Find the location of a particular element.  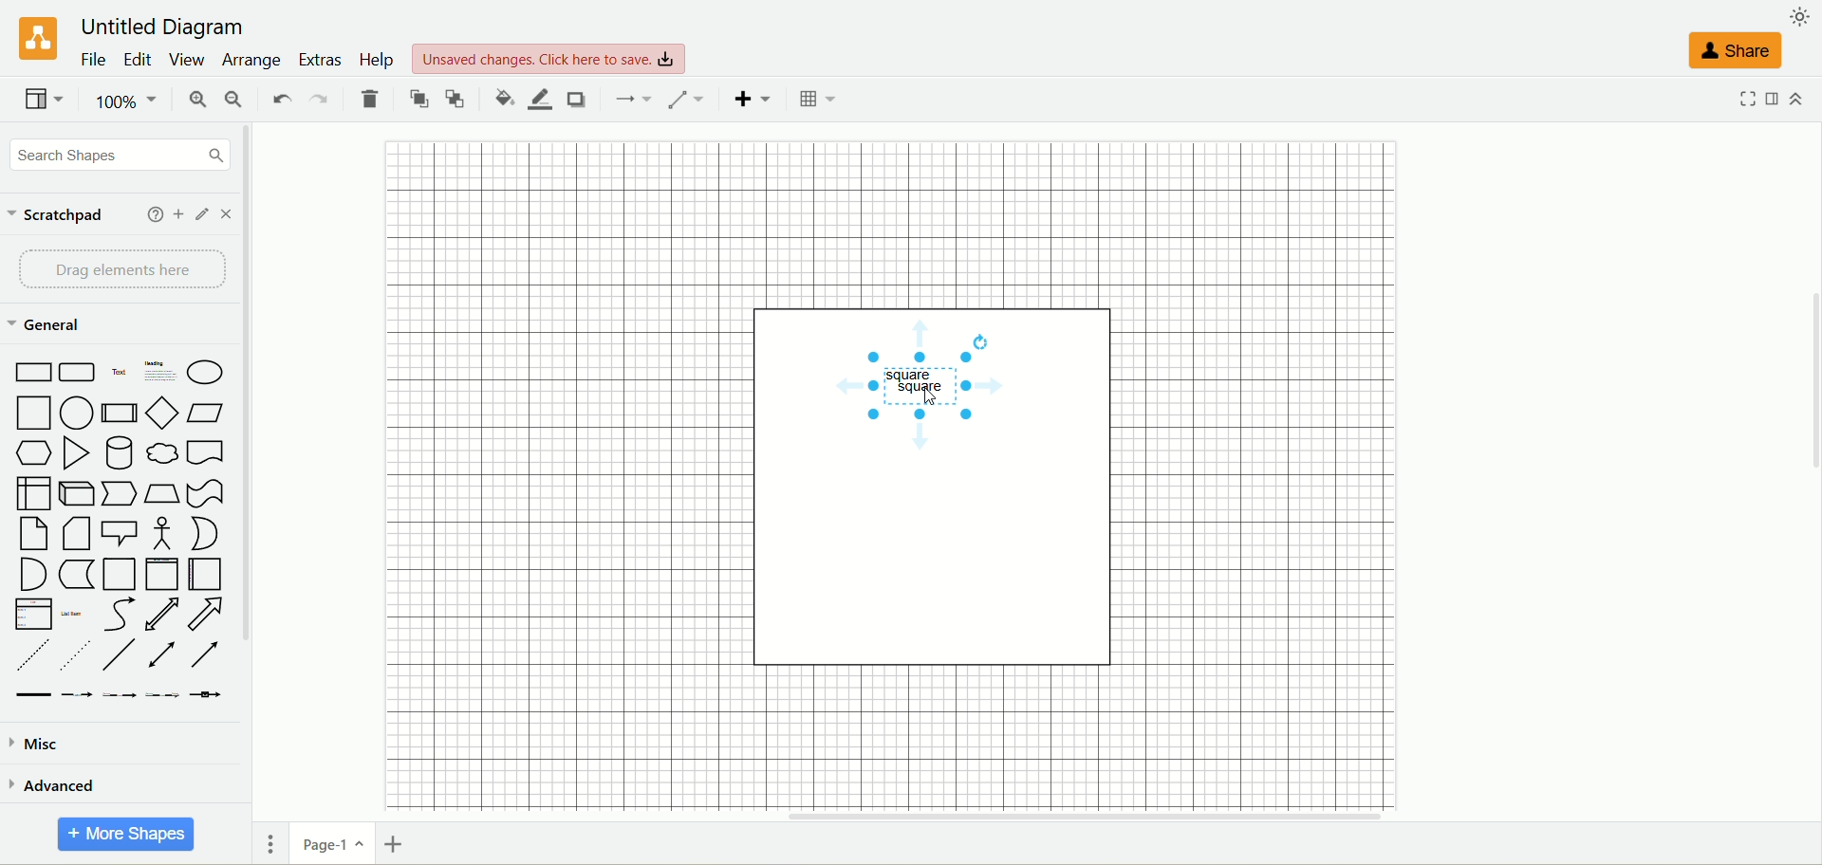

view is located at coordinates (45, 101).